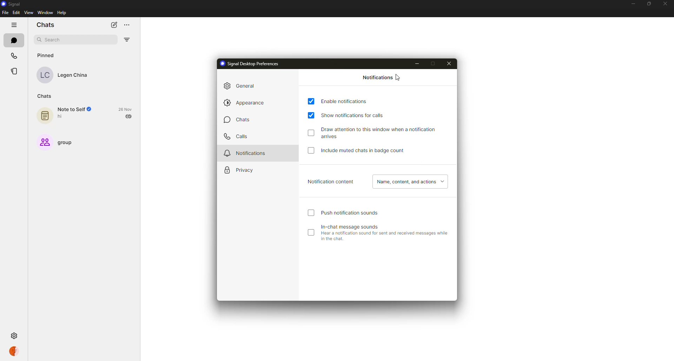 This screenshot has width=674, height=361. I want to click on name, content, actions, so click(410, 182).